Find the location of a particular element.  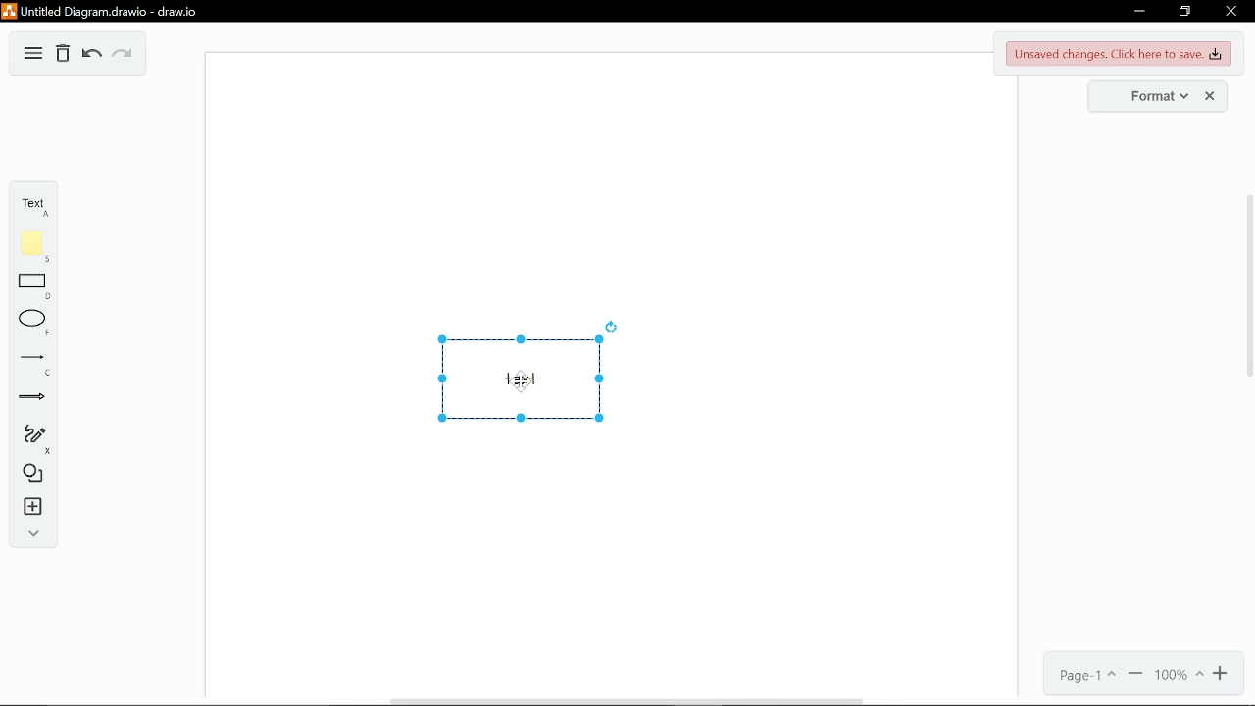

current zoom is located at coordinates (1179, 676).